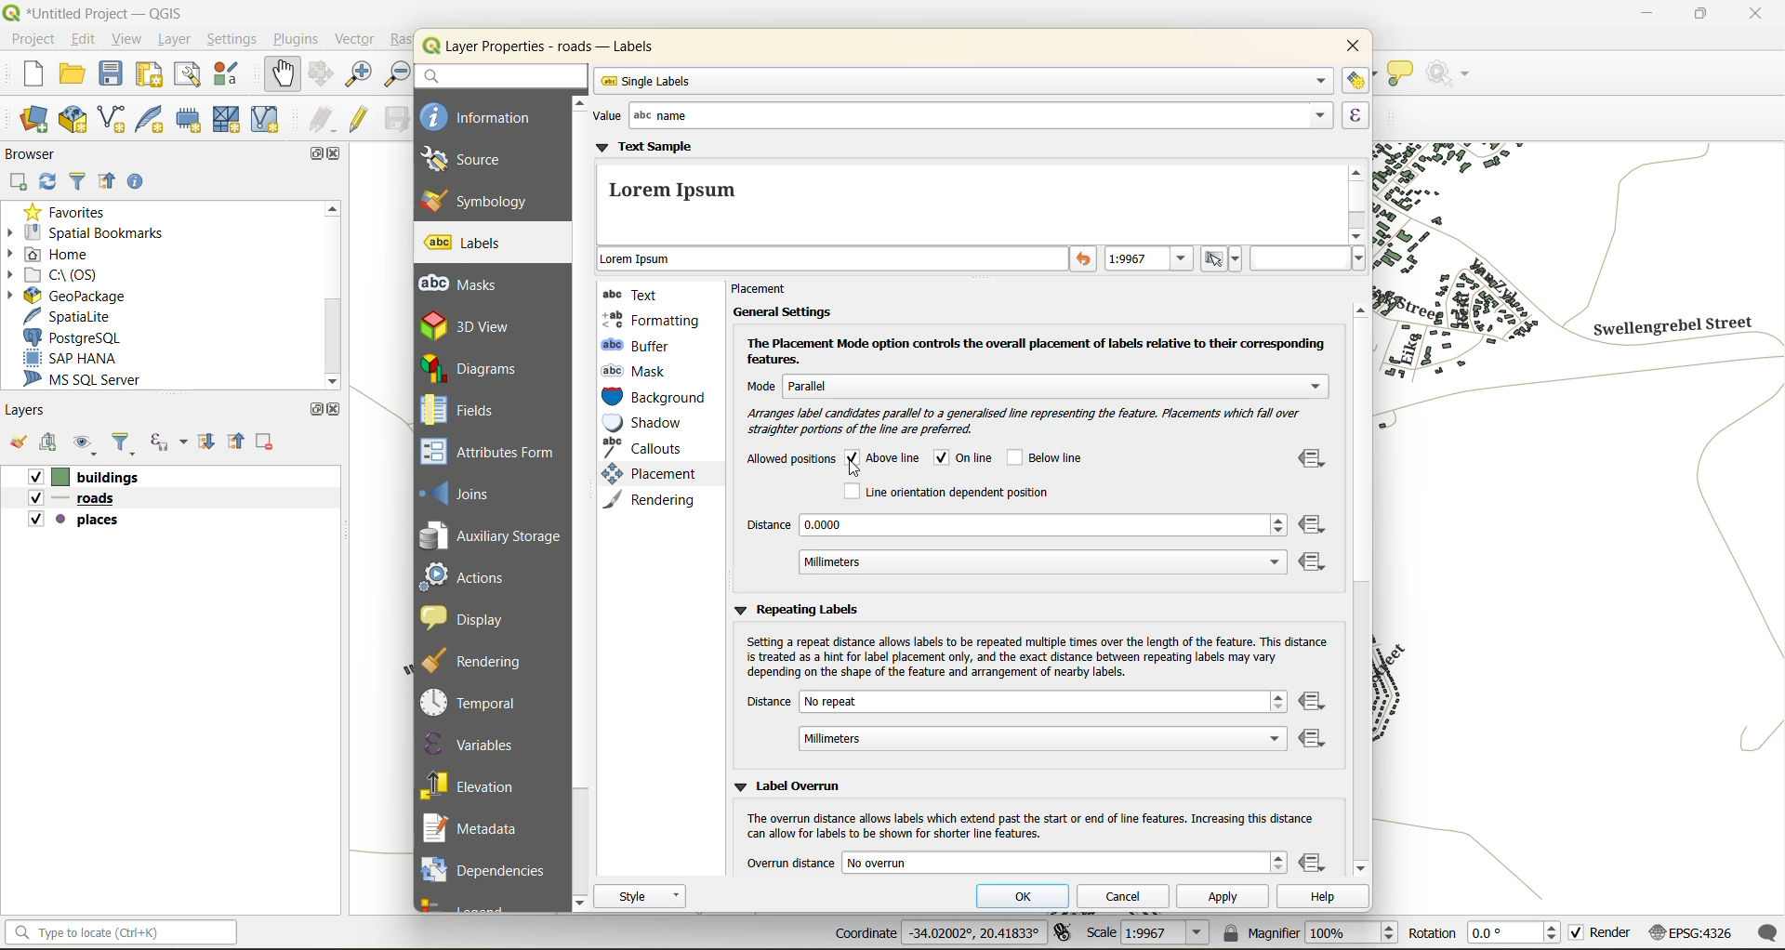 The height and width of the screenshot is (950, 1785). Describe the element at coordinates (478, 830) in the screenshot. I see `metadata` at that location.